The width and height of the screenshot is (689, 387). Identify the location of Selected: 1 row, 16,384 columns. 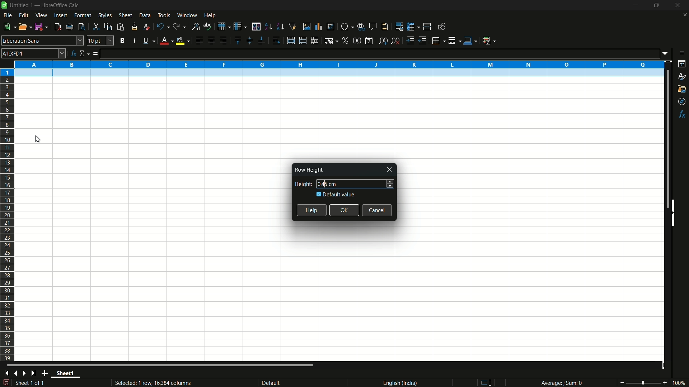
(151, 382).